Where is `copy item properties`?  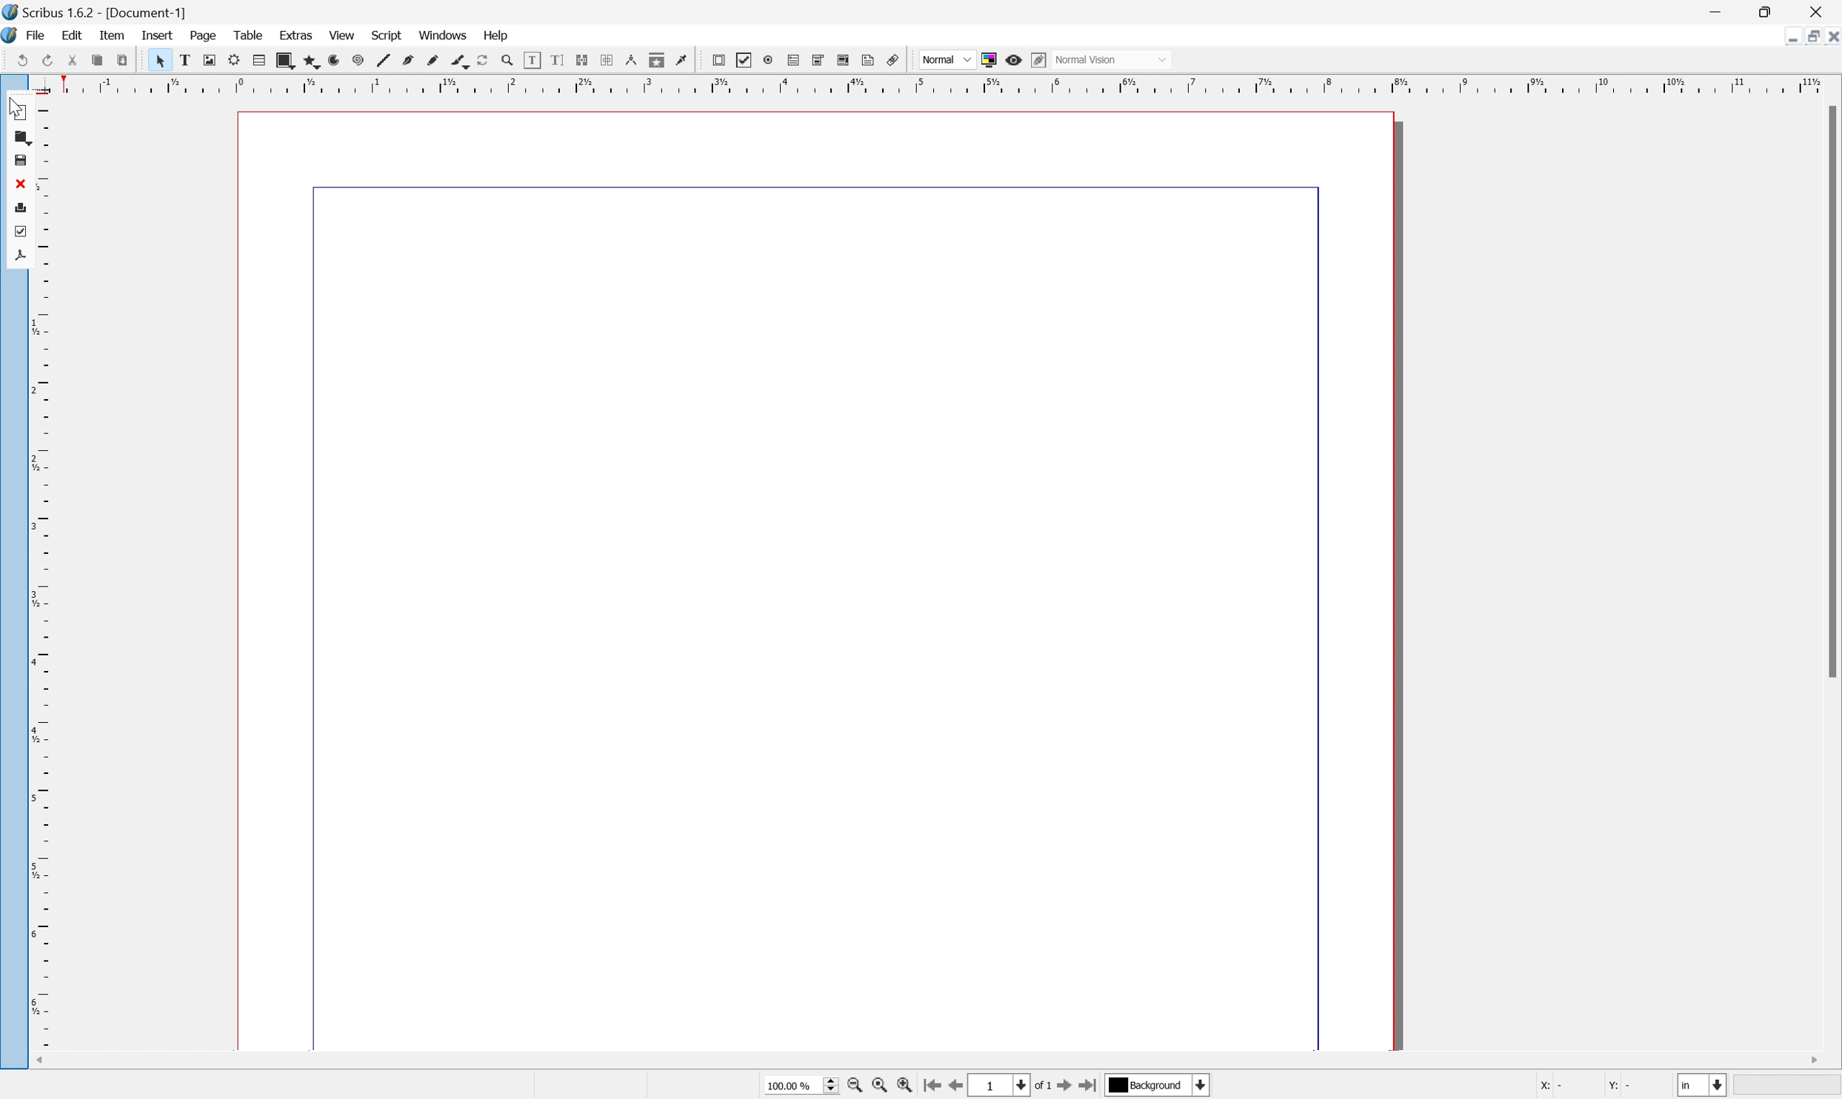 copy item properties is located at coordinates (844, 60).